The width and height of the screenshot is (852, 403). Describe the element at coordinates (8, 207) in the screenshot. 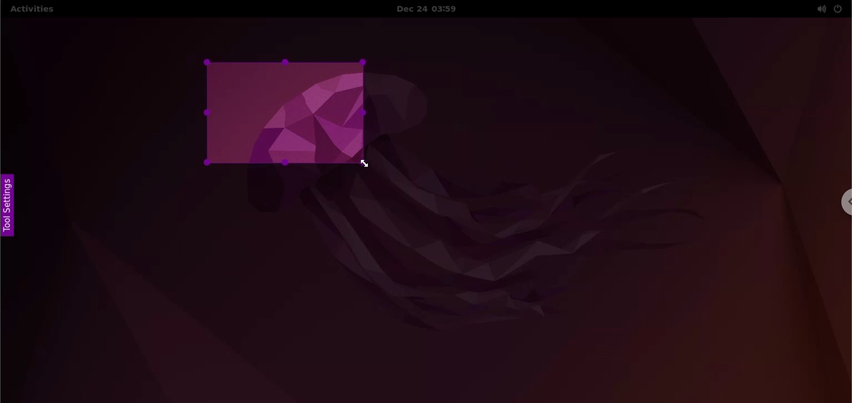

I see `tool settings ` at that location.